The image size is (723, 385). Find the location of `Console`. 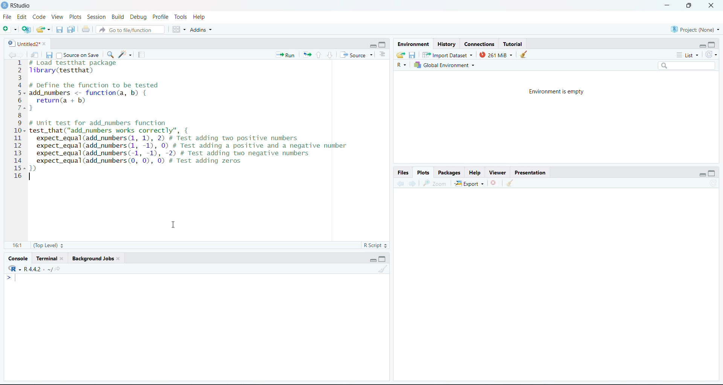

Console is located at coordinates (17, 258).